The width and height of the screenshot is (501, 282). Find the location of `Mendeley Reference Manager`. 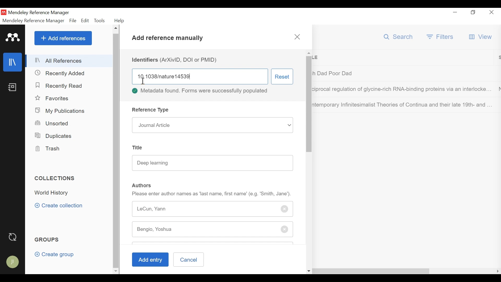

Mendeley Reference Manager is located at coordinates (40, 13).